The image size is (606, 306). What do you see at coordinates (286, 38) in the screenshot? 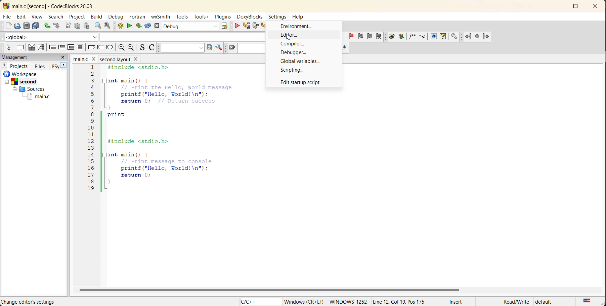
I see `cursor` at bounding box center [286, 38].